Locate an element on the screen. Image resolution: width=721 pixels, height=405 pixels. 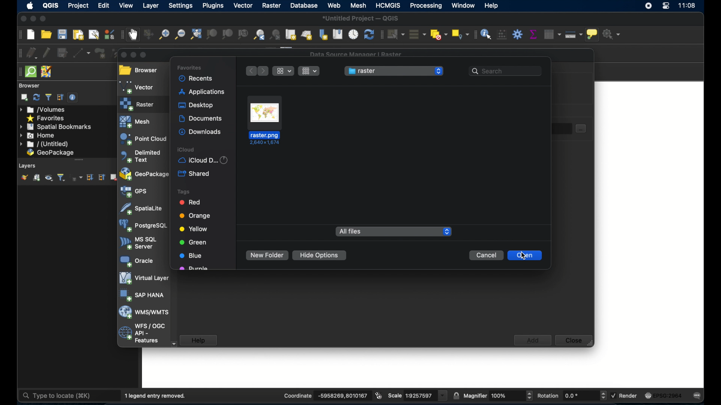
close is located at coordinates (22, 19).